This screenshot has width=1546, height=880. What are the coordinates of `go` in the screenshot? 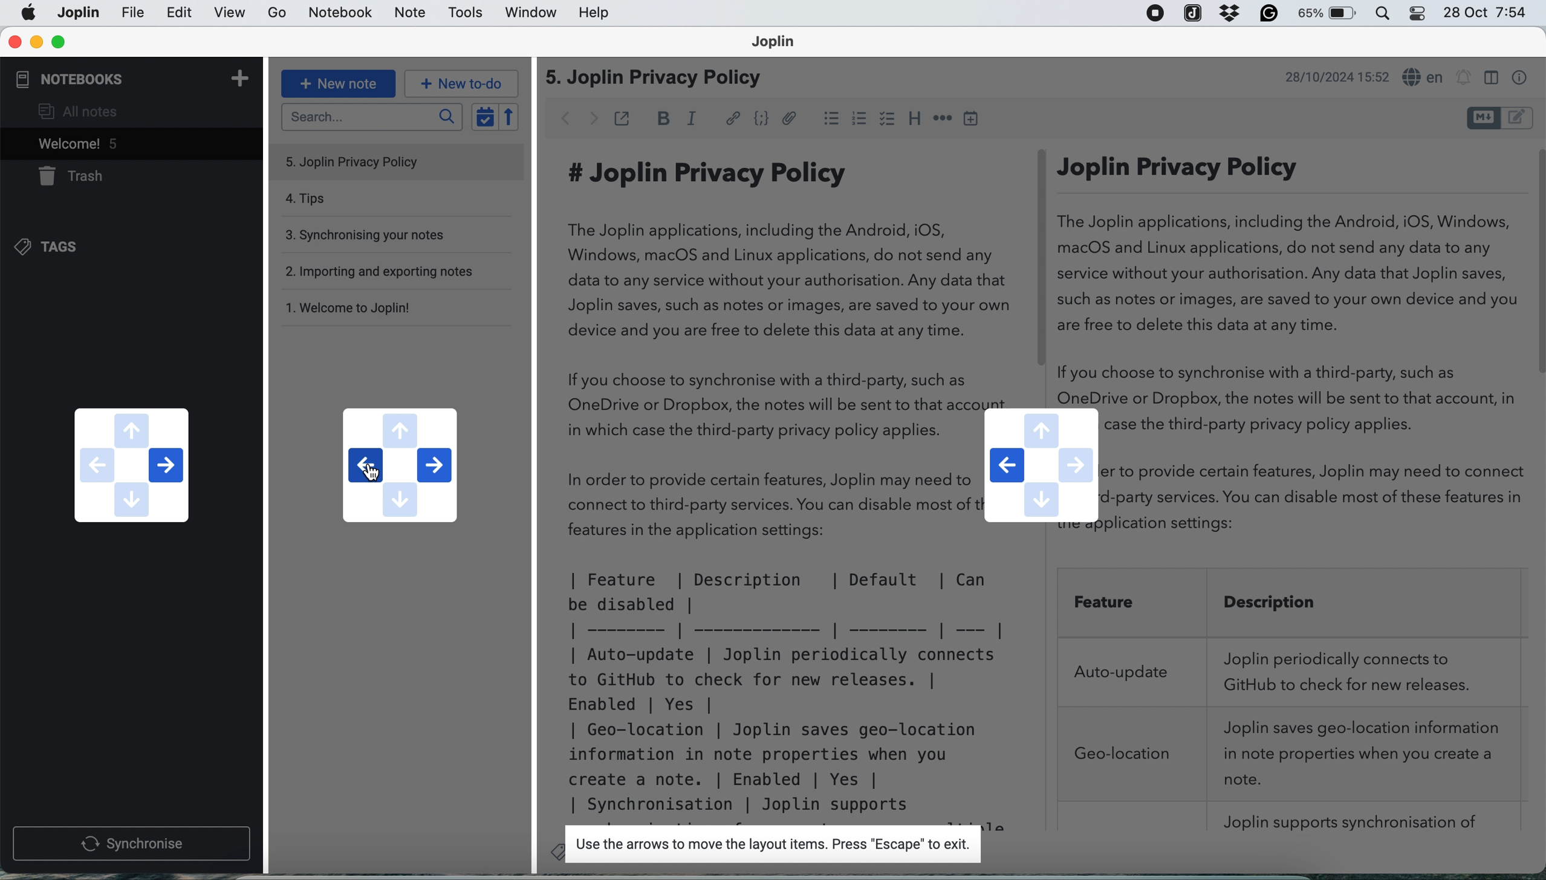 It's located at (278, 14).